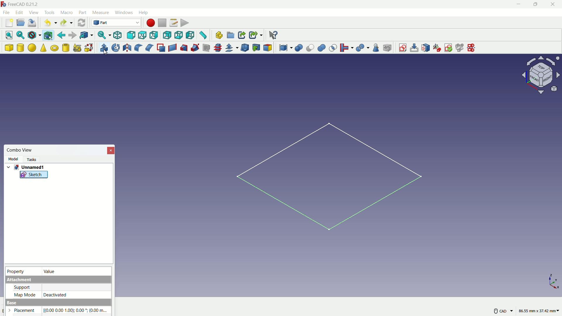 This screenshot has width=562, height=316. Describe the element at coordinates (31, 159) in the screenshot. I see `Tasks` at that location.